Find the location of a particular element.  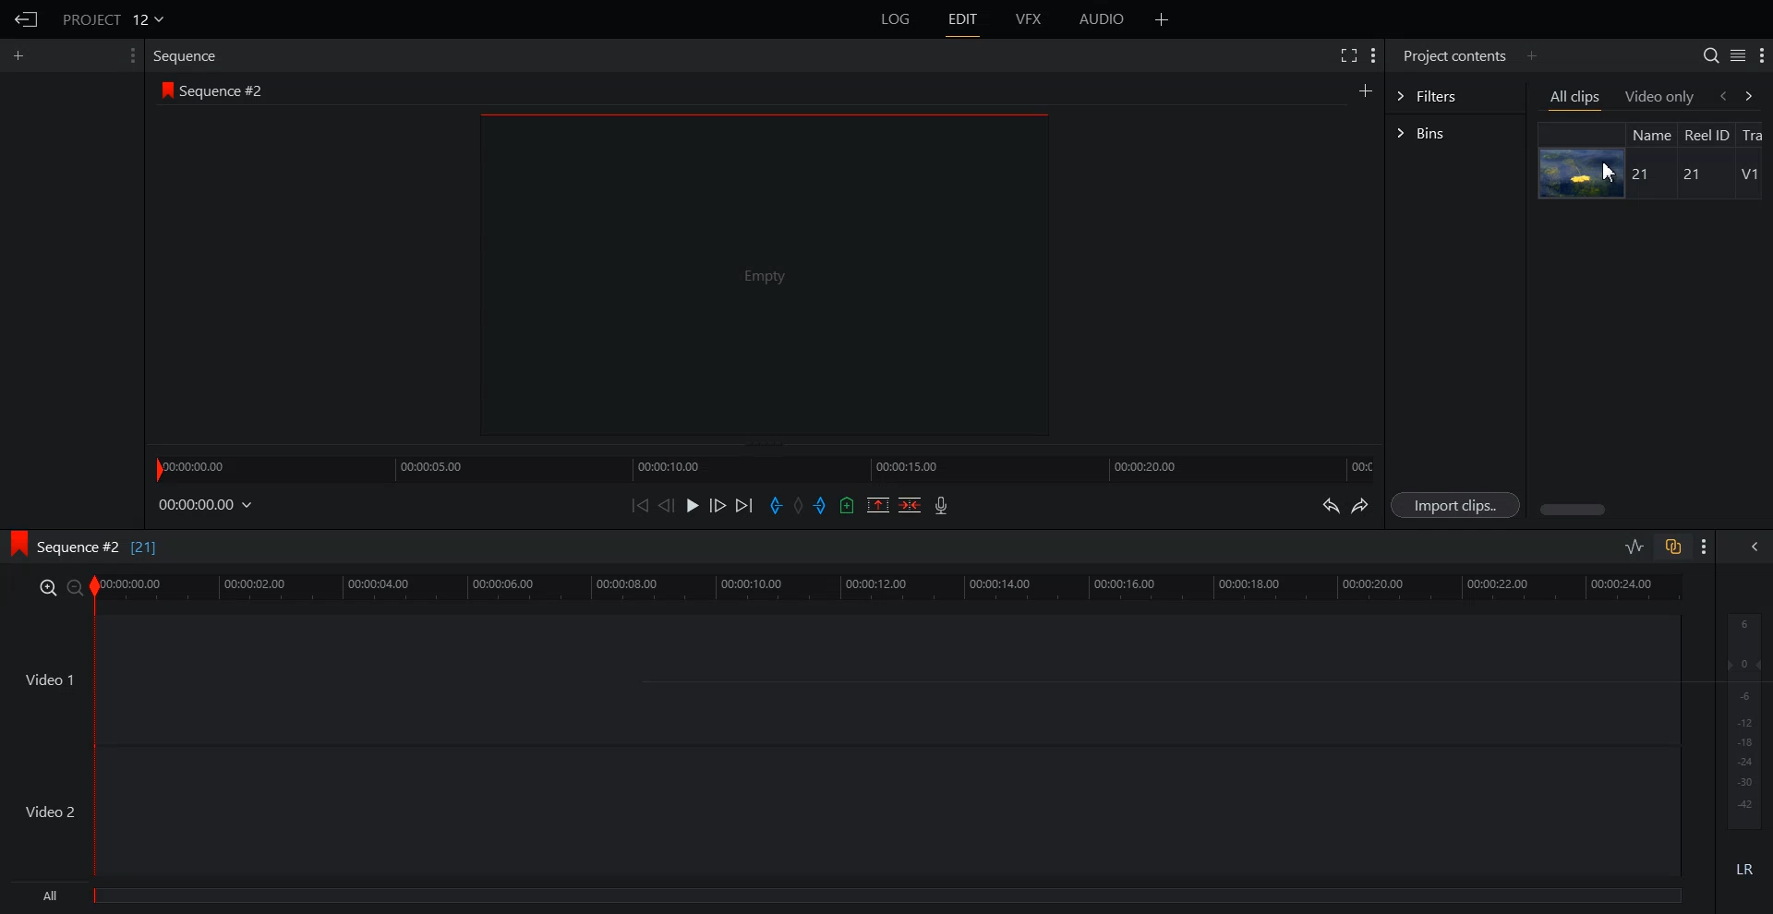

21 is located at coordinates (1644, 175).